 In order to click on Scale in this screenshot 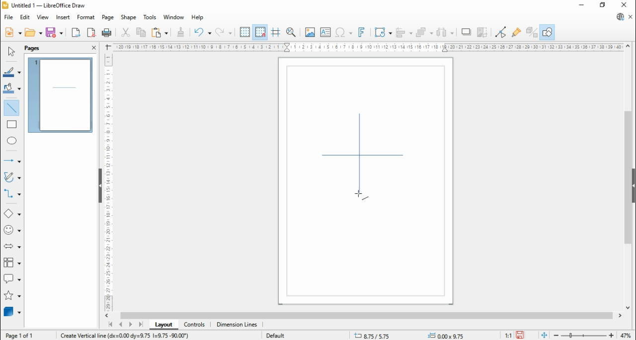, I will do `click(108, 182)`.